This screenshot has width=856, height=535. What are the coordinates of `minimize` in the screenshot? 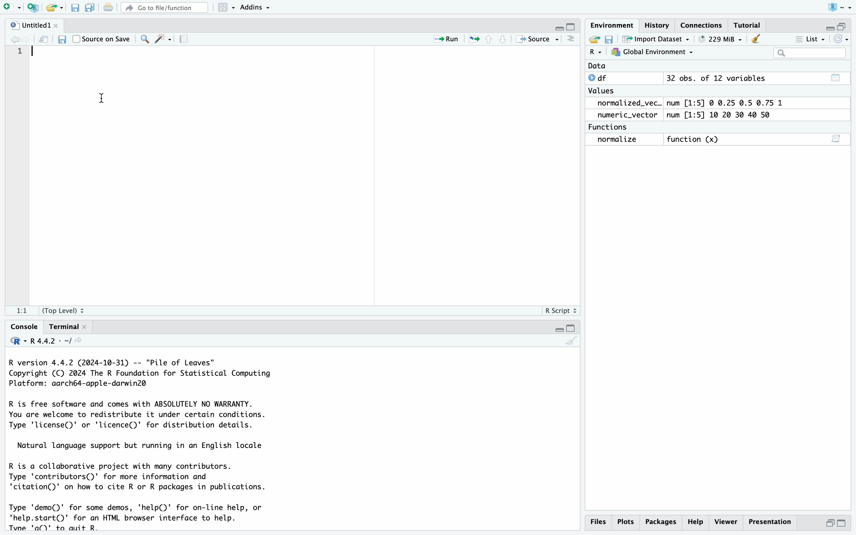 It's located at (829, 523).